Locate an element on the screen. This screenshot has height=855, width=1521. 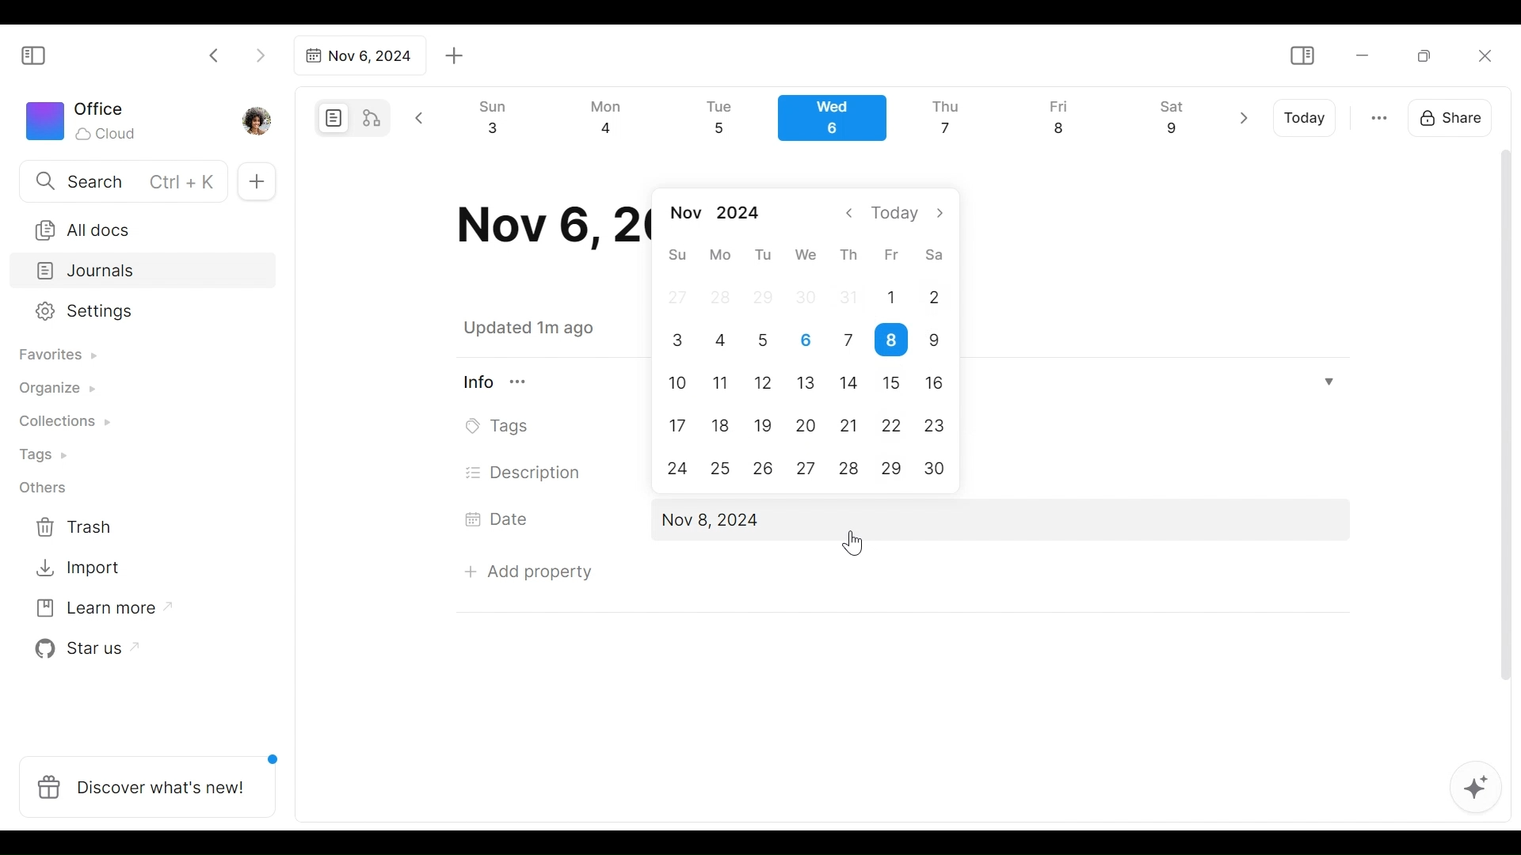
Calendar is located at coordinates (839, 122).